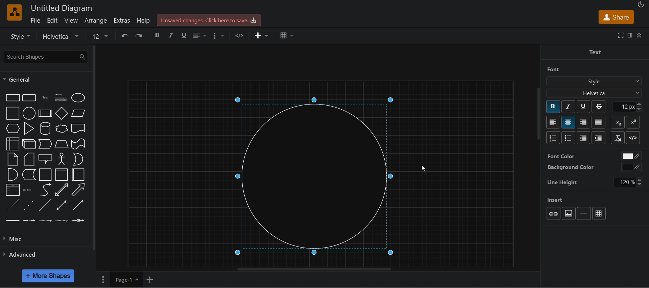 The width and height of the screenshot is (649, 288). What do you see at coordinates (641, 36) in the screenshot?
I see `collapase/expand` at bounding box center [641, 36].